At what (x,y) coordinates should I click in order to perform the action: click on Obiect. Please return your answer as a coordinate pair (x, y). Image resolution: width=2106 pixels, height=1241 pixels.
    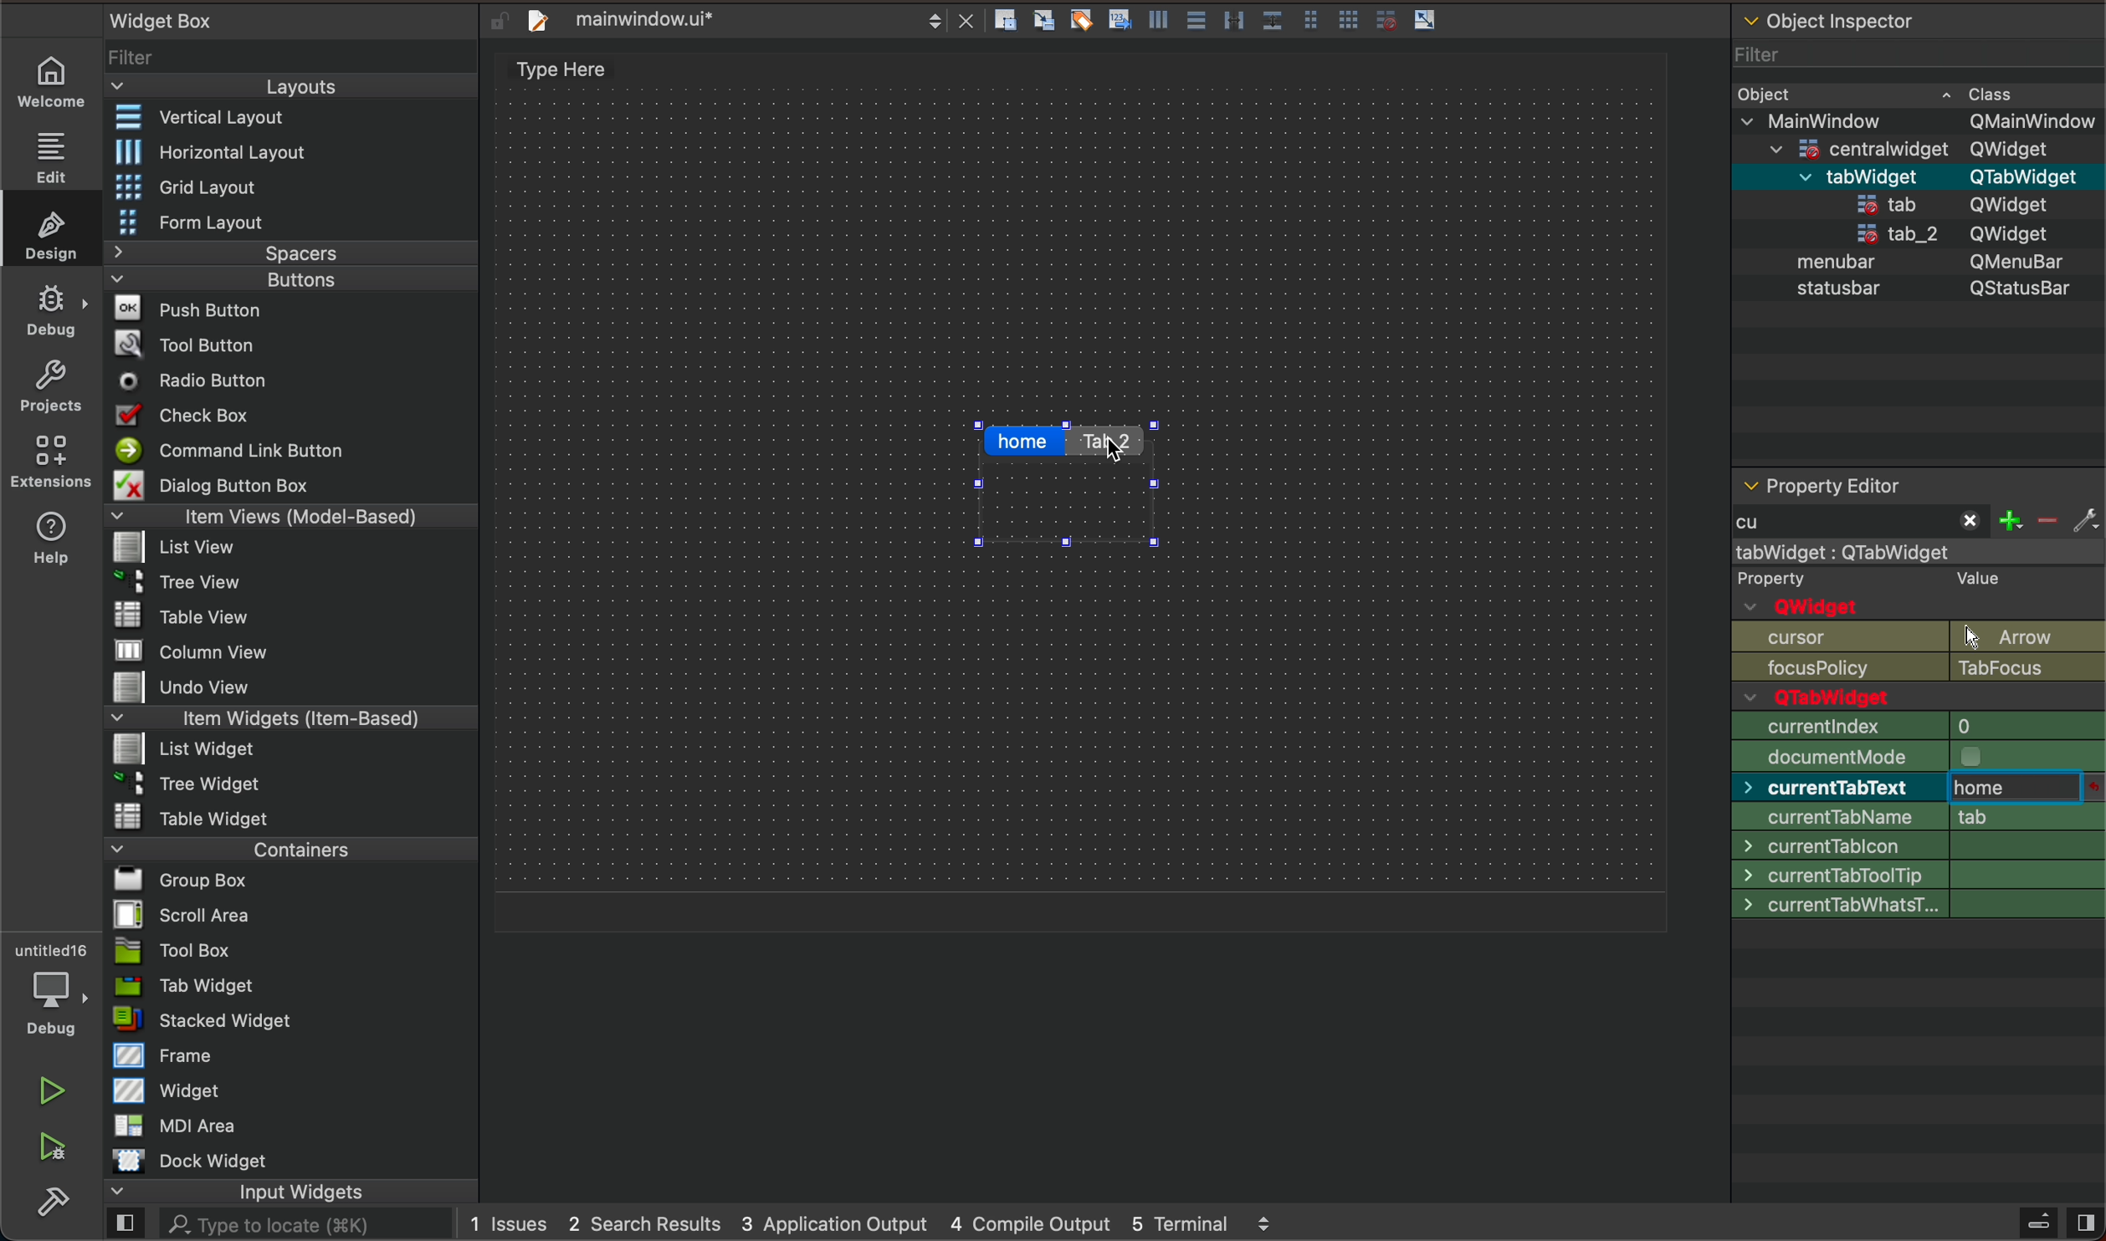
    Looking at the image, I should click on (1765, 90).